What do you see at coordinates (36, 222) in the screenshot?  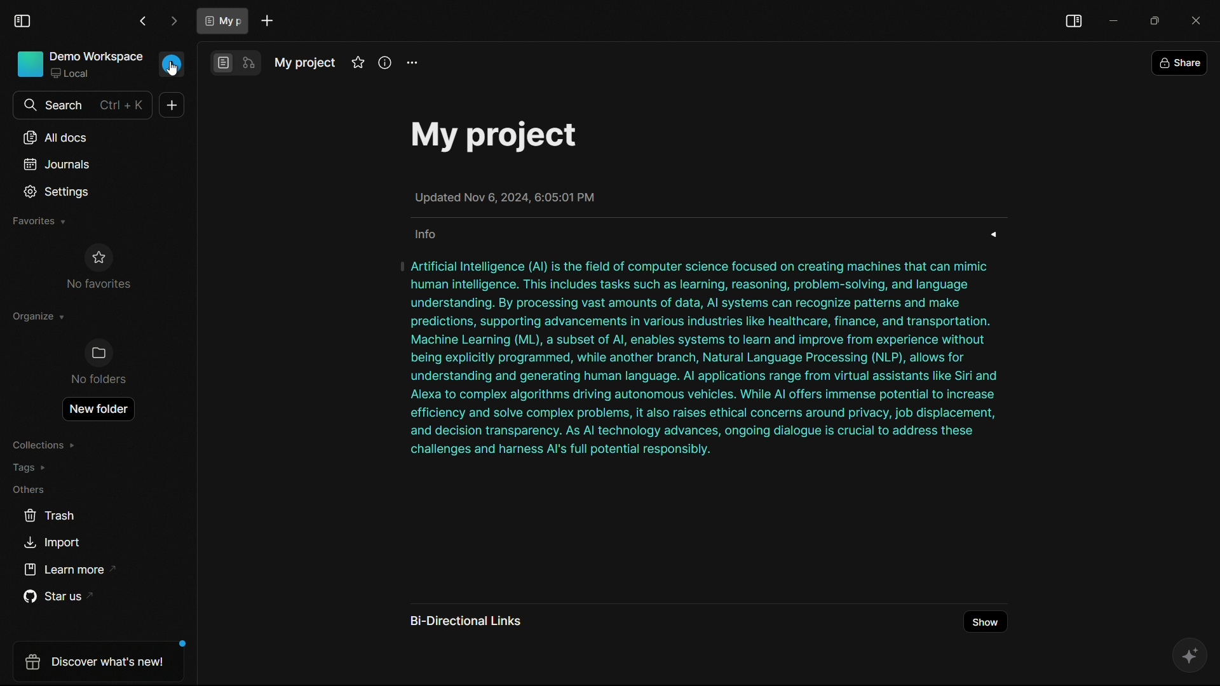 I see `favorites` at bounding box center [36, 222].